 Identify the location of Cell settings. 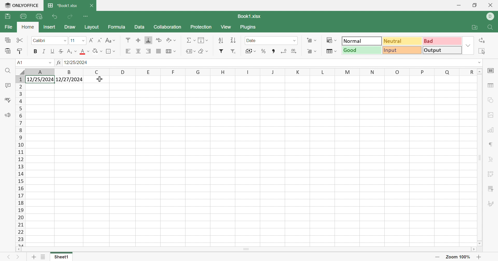
(491, 72).